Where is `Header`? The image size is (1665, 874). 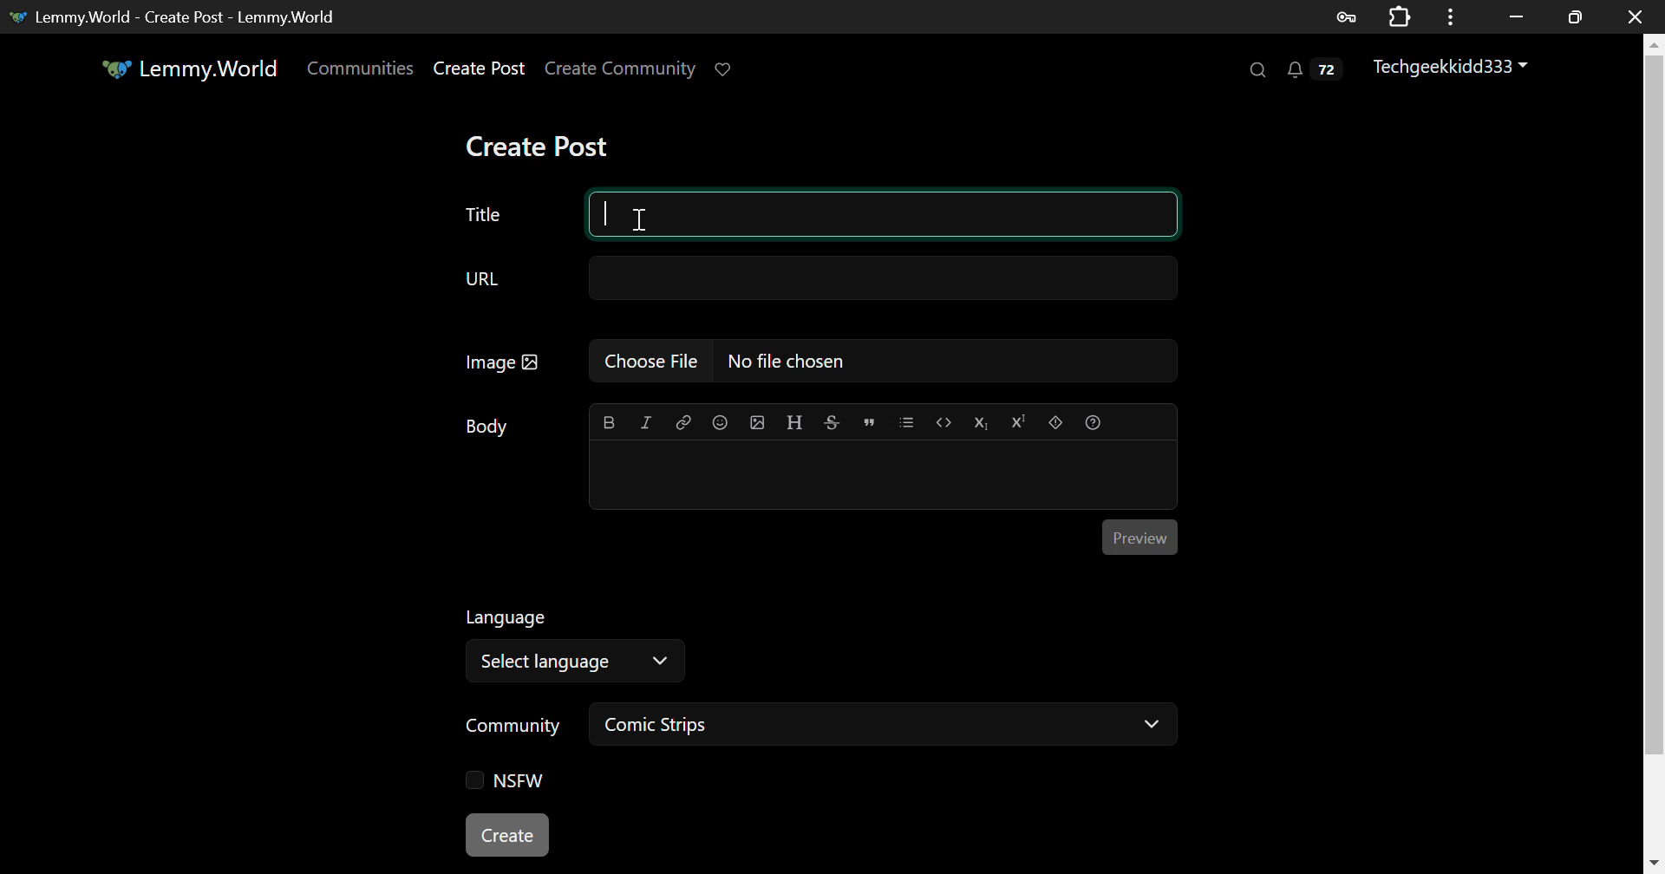
Header is located at coordinates (795, 422).